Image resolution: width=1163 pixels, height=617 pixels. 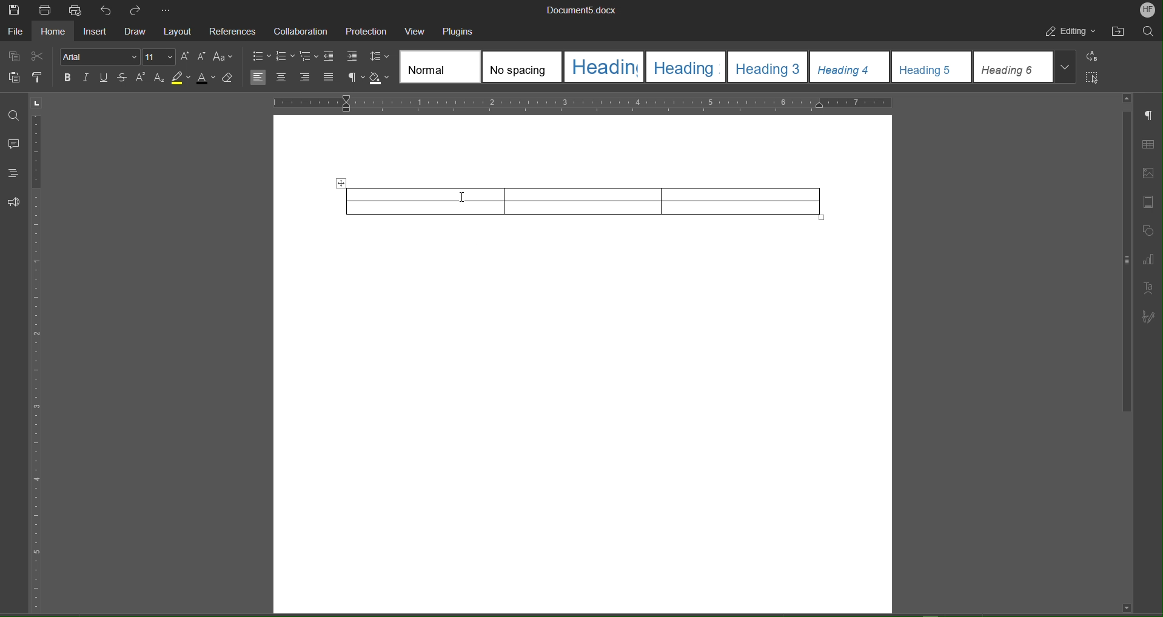 I want to click on heading 6, so click(x=1013, y=67).